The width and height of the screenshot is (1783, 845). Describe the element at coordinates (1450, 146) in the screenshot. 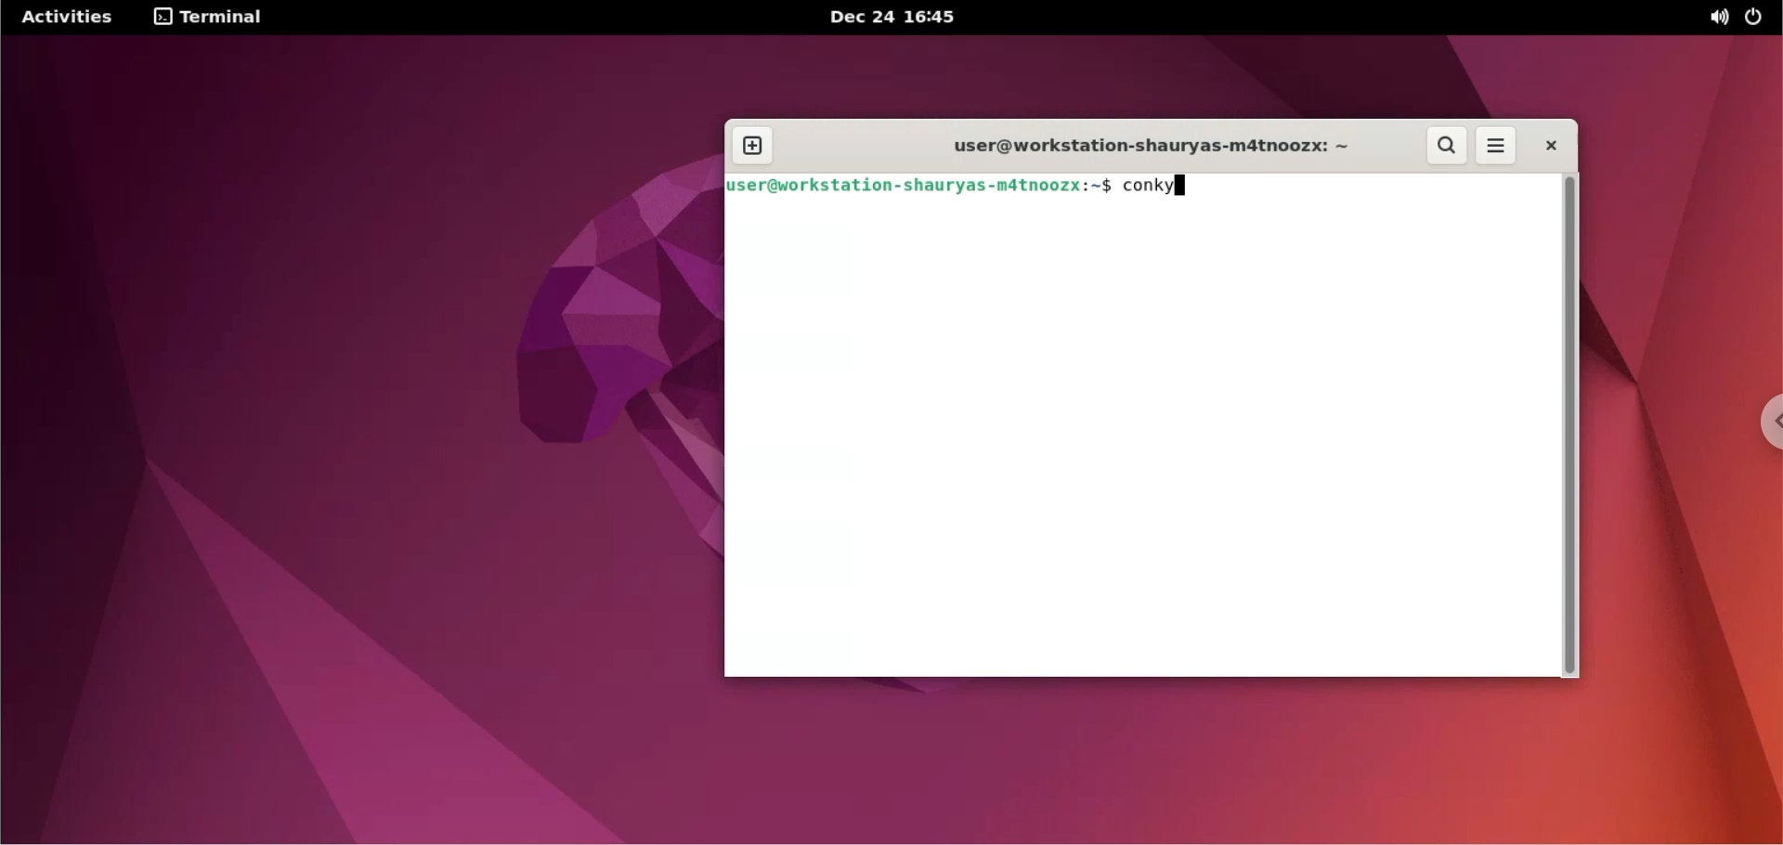

I see `search ` at that location.